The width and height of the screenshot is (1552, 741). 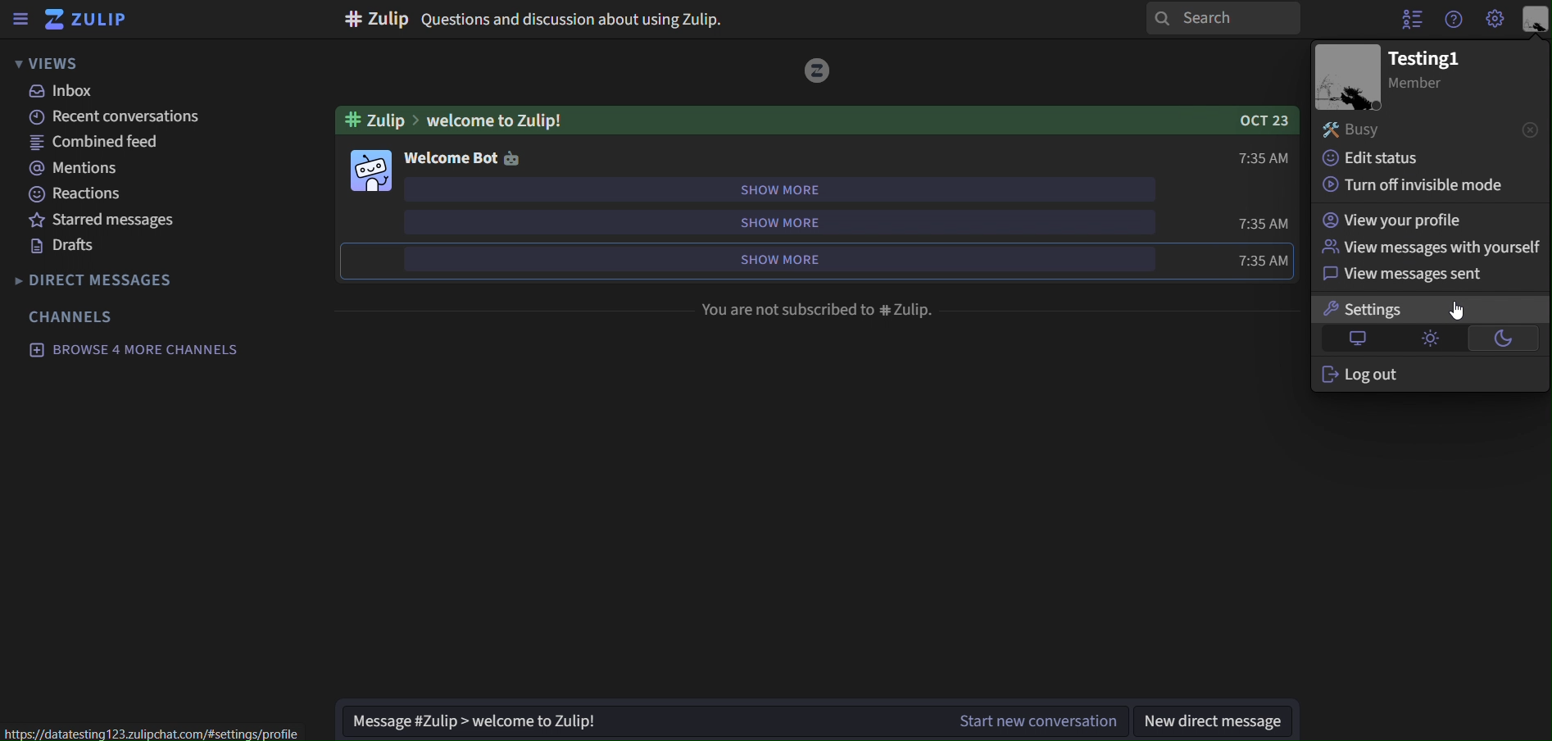 What do you see at coordinates (72, 168) in the screenshot?
I see `mentions` at bounding box center [72, 168].